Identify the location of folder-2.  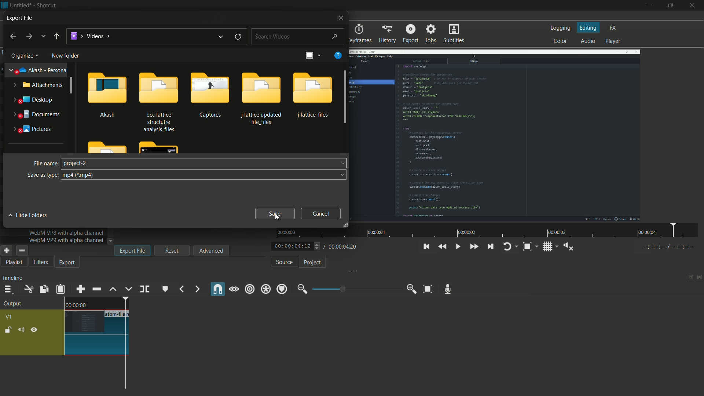
(157, 101).